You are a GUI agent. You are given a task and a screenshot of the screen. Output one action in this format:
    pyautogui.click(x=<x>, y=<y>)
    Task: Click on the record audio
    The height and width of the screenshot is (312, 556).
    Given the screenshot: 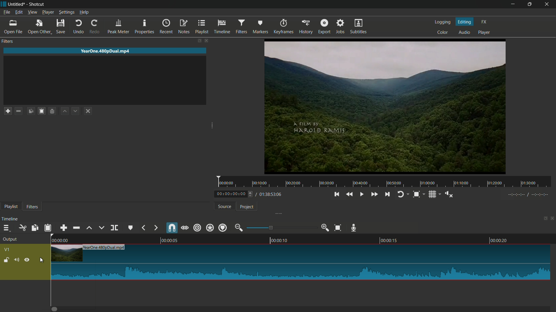 What is the action you would take?
    pyautogui.click(x=354, y=227)
    